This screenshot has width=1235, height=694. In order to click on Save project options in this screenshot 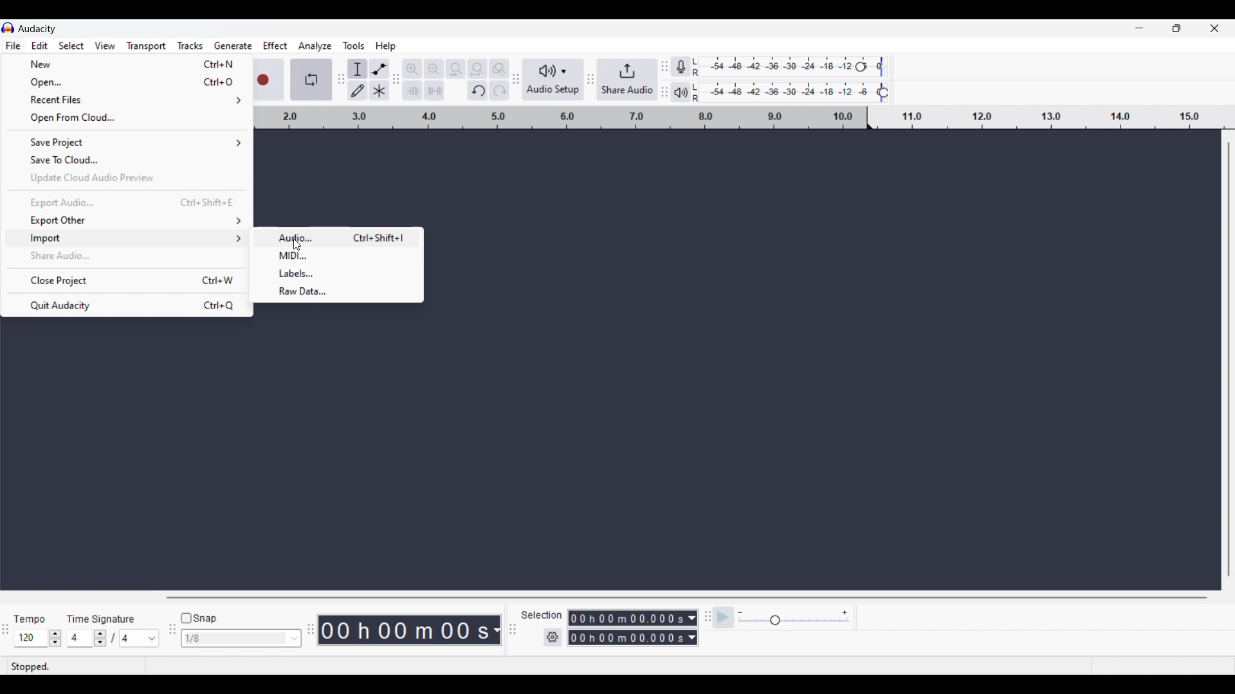, I will do `click(127, 143)`.